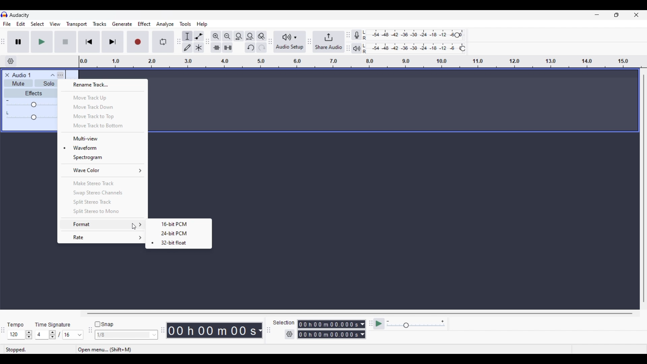  Describe the element at coordinates (15, 324) in the screenshot. I see `Tempo` at that location.